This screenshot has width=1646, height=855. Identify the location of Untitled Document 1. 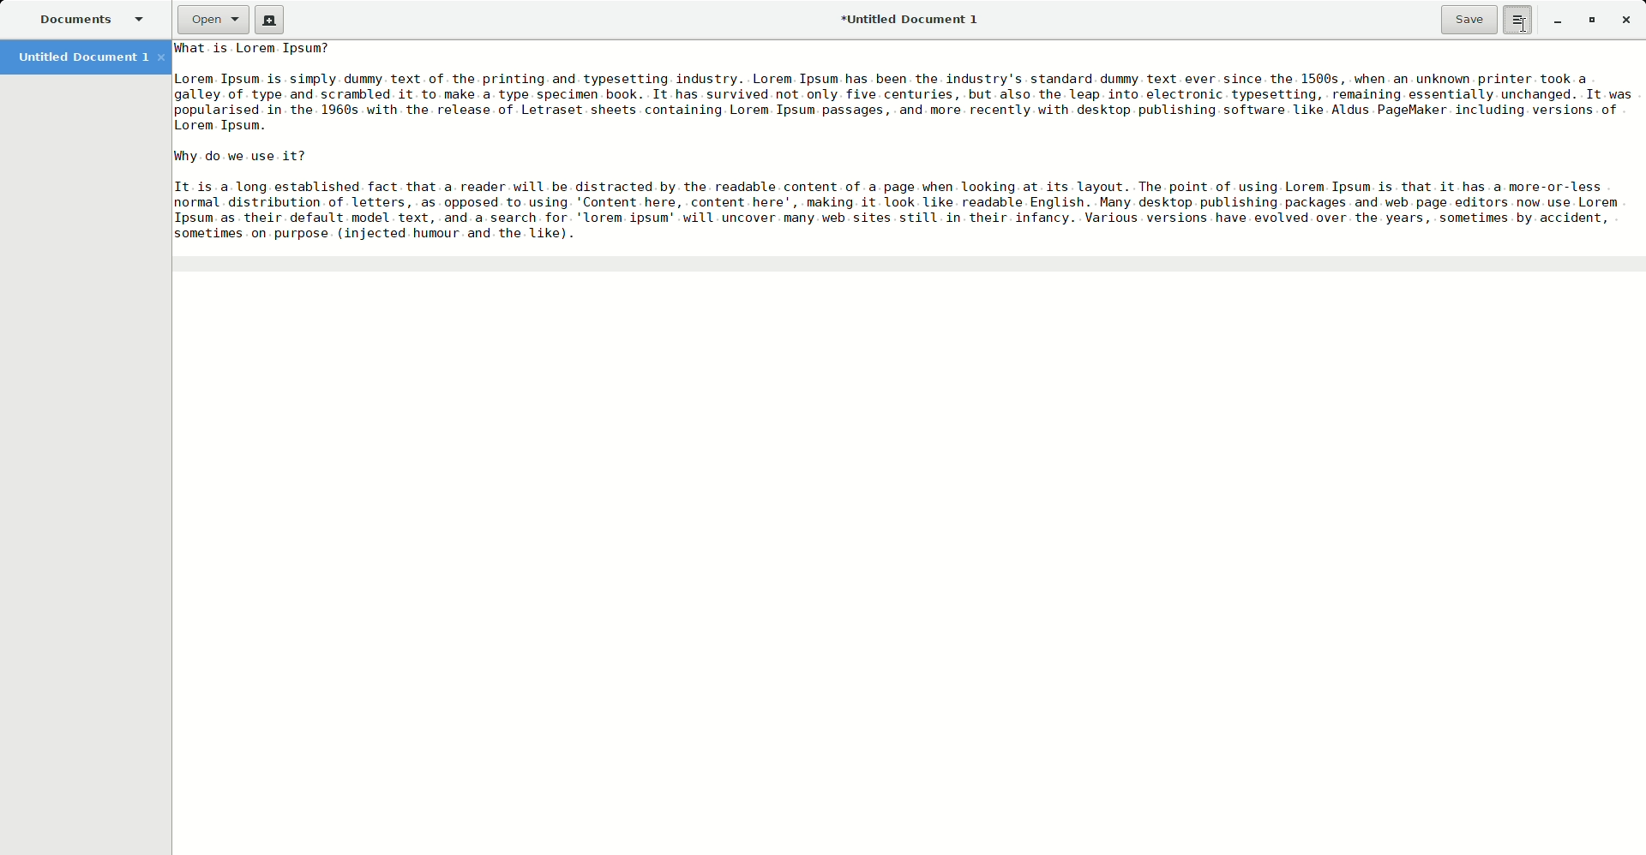
(89, 58).